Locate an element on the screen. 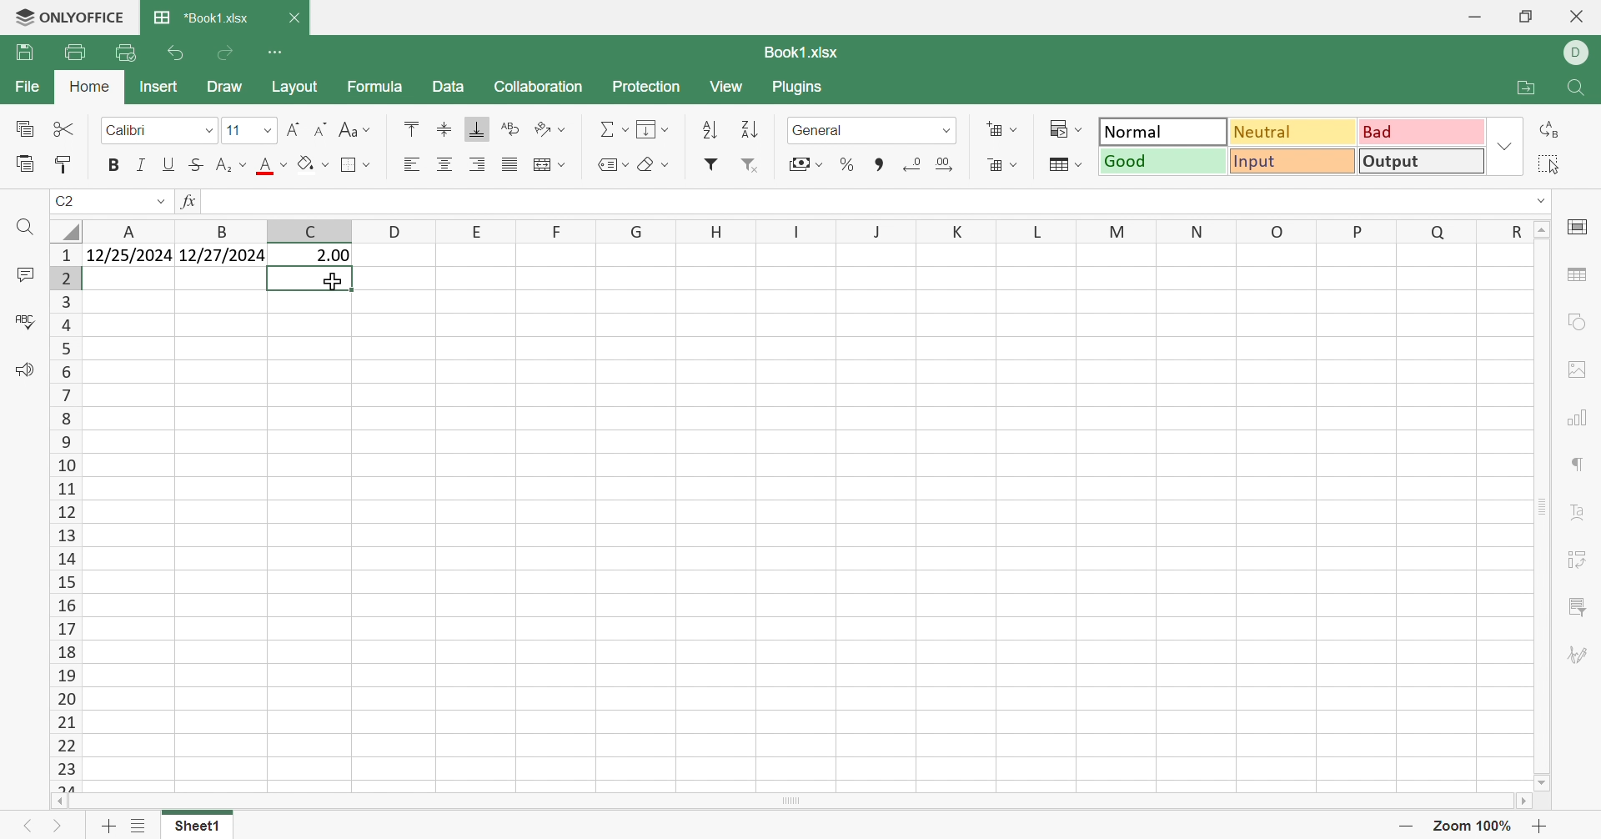 The height and width of the screenshot is (839, 1601). Percent style is located at coordinates (850, 164).